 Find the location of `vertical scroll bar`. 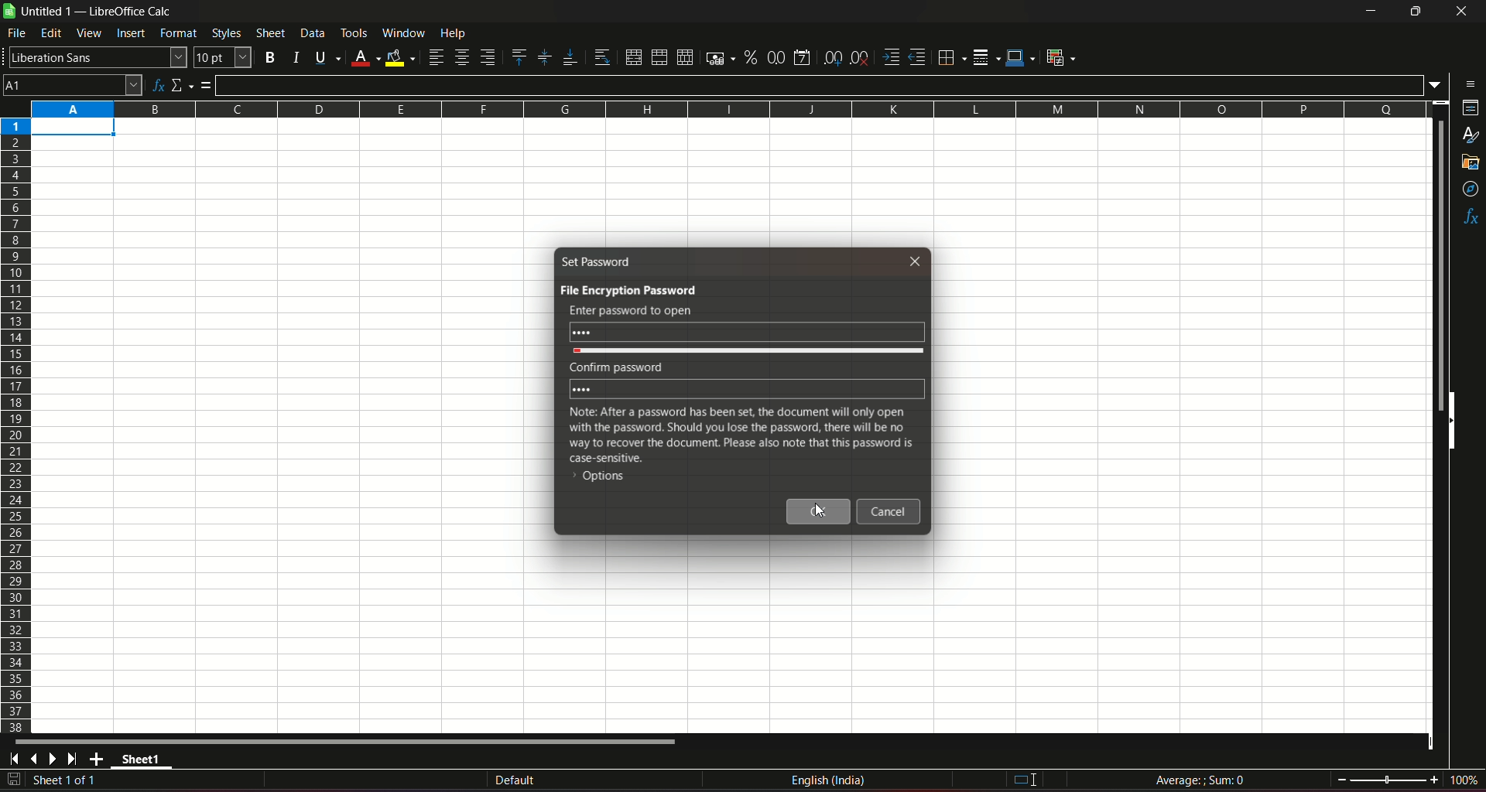

vertical scroll bar is located at coordinates (1441, 267).